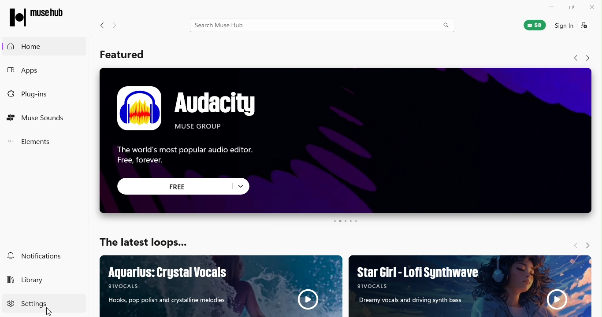 The height and width of the screenshot is (317, 602). What do you see at coordinates (222, 287) in the screenshot?
I see `Ad` at bounding box center [222, 287].